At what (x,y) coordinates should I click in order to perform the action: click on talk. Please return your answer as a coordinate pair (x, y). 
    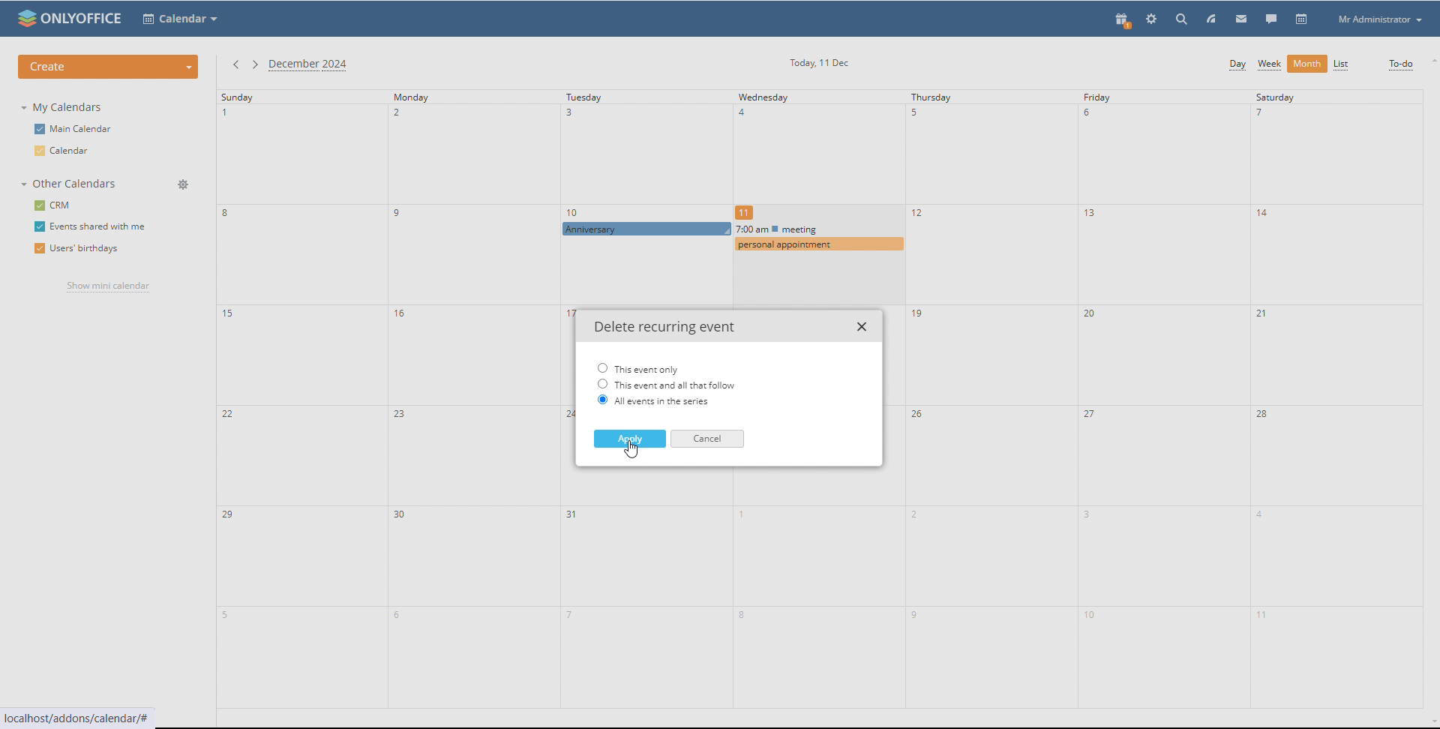
    Looking at the image, I should click on (1272, 19).